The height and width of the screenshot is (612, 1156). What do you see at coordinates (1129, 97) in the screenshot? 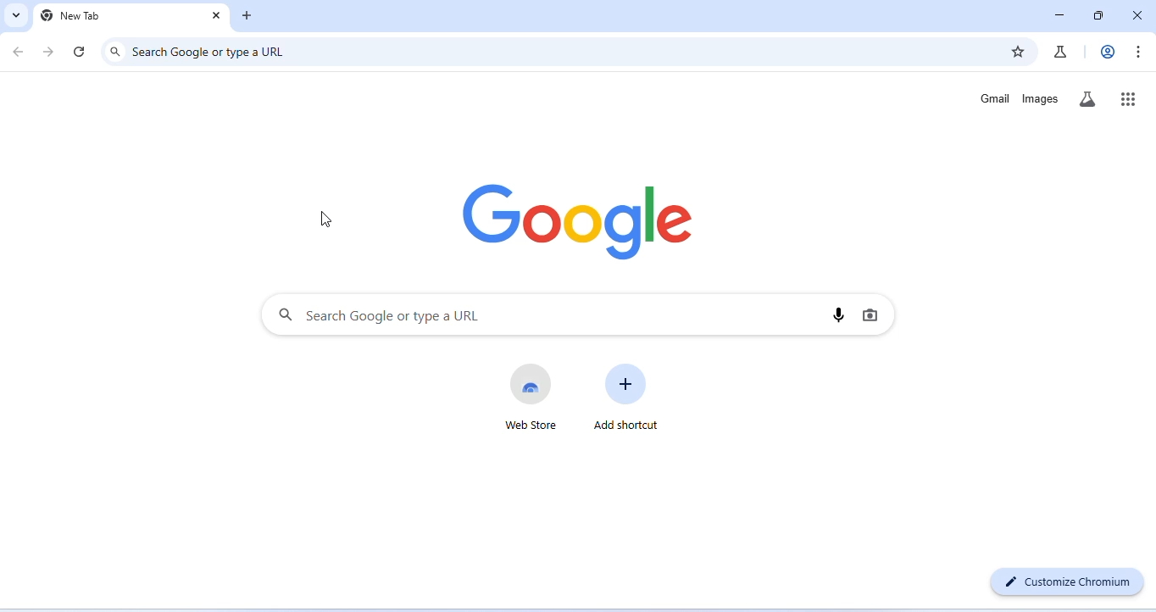
I see `google apps` at bounding box center [1129, 97].